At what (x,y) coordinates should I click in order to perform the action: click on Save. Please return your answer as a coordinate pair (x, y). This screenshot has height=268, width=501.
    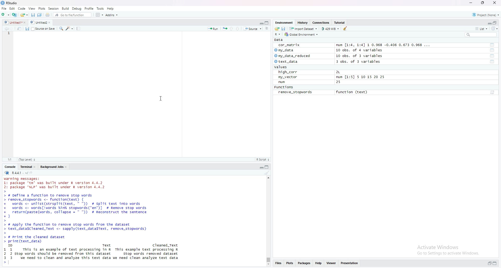
    Looking at the image, I should click on (283, 29).